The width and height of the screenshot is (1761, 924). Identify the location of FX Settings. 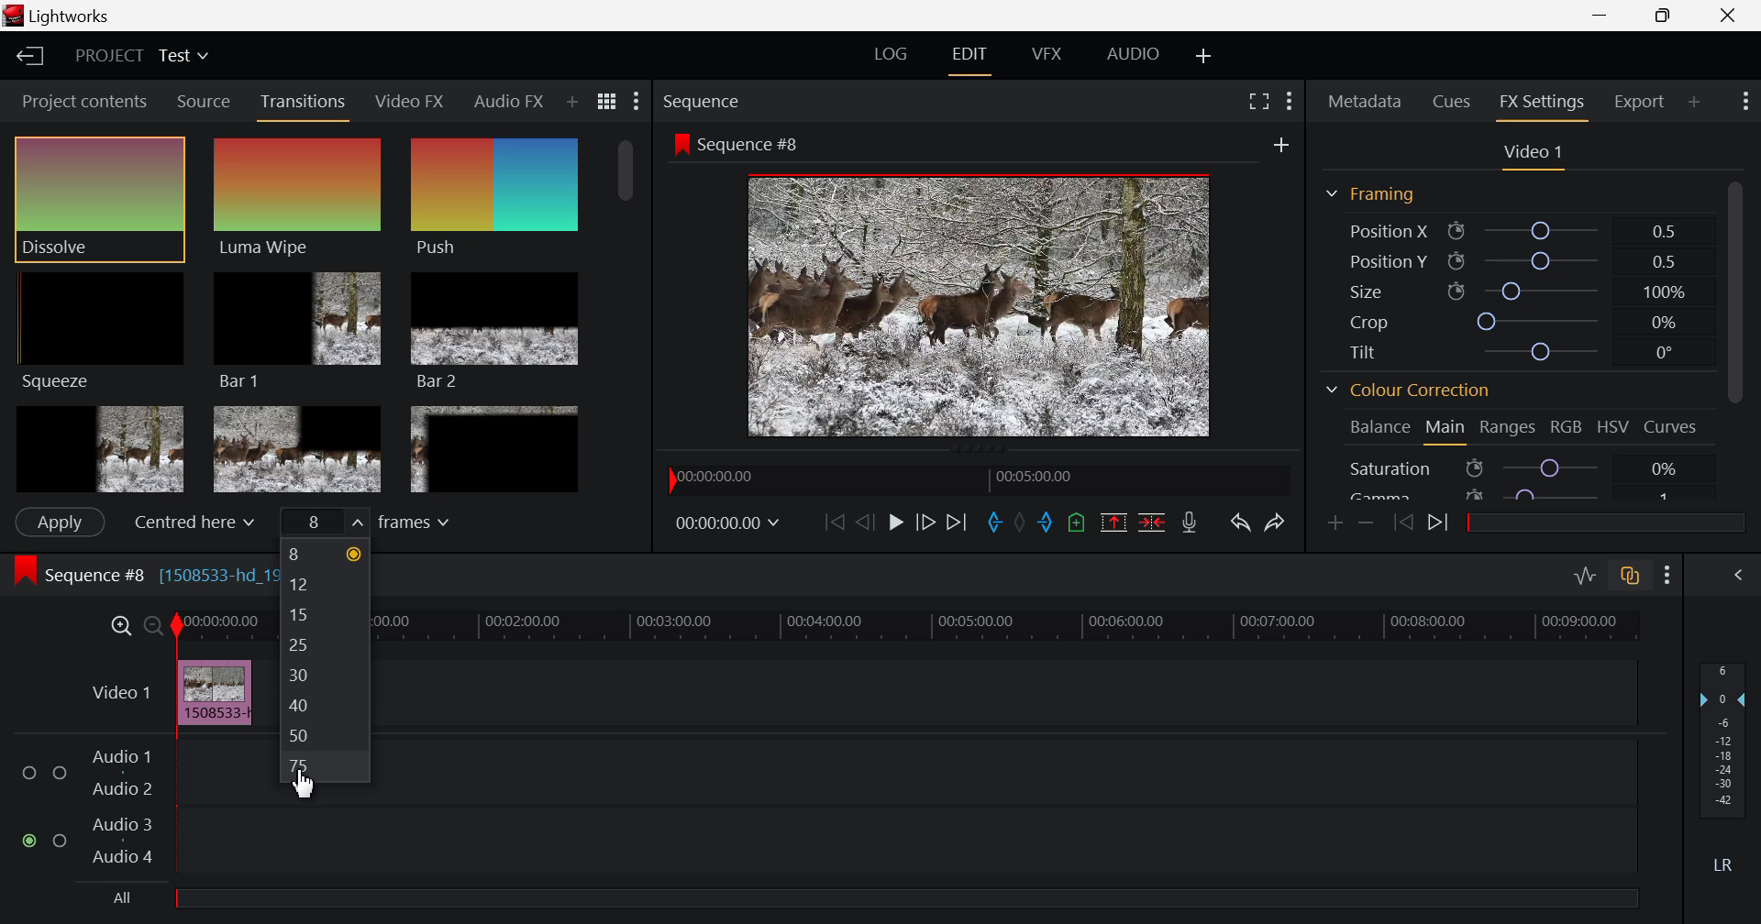
(1540, 104).